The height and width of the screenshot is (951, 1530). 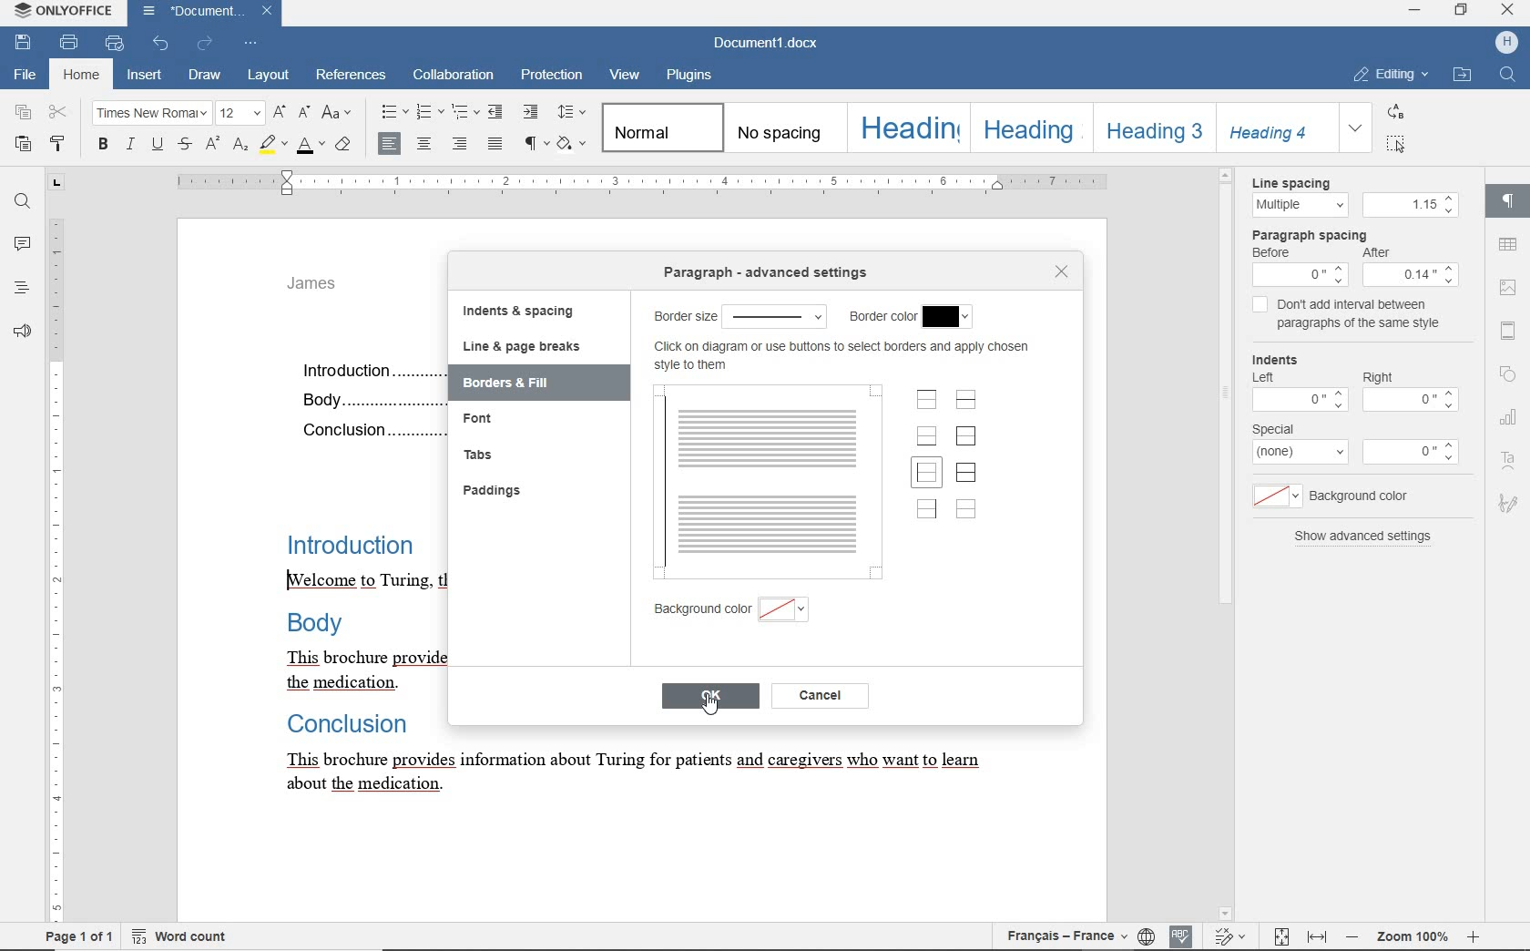 What do you see at coordinates (359, 725) in the screenshot?
I see `Conclusion` at bounding box center [359, 725].